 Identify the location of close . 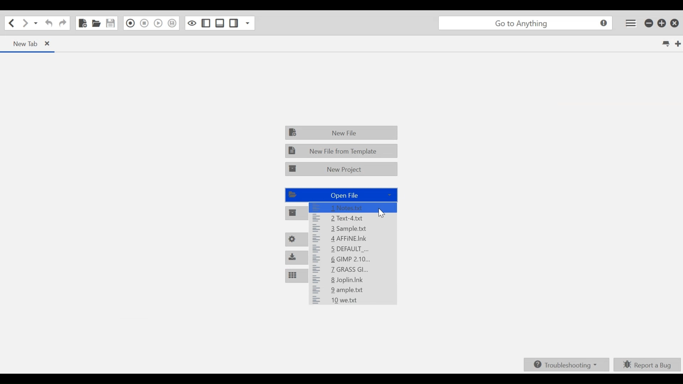
(48, 44).